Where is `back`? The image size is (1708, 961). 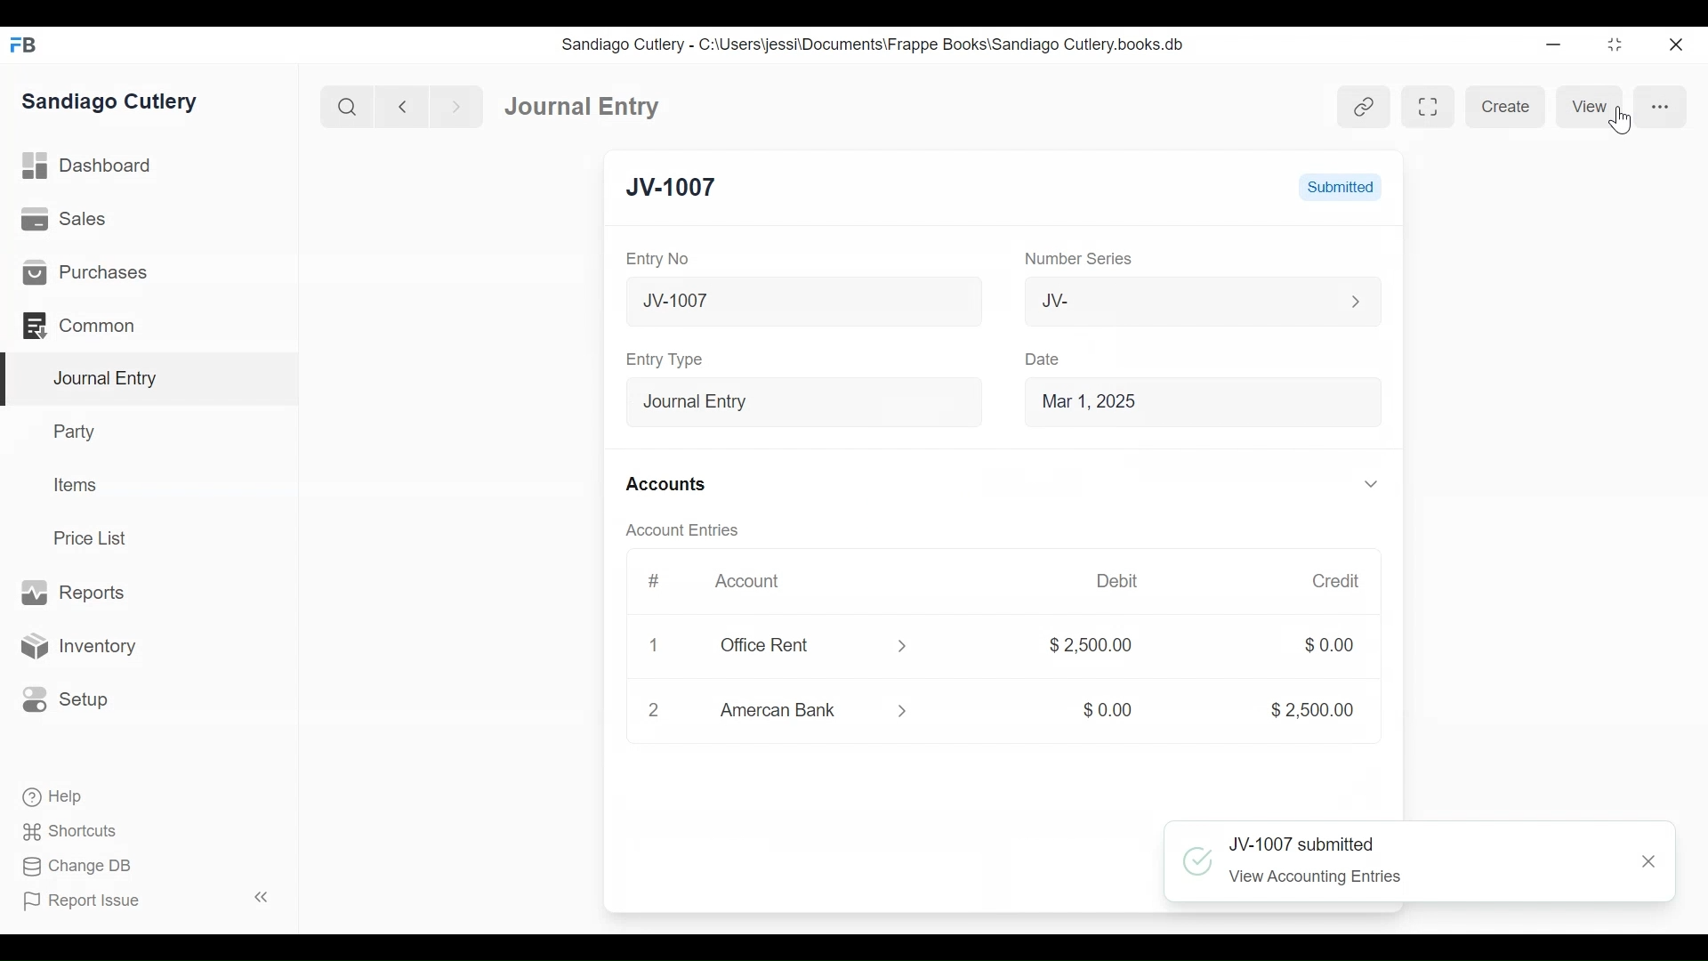
back is located at coordinates (402, 105).